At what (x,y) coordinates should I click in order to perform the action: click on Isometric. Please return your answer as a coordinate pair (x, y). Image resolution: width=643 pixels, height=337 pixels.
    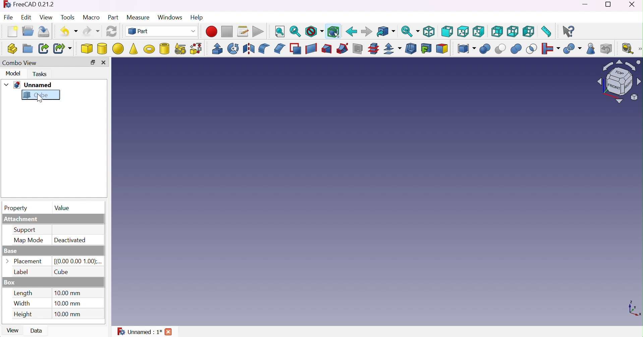
    Looking at the image, I should click on (429, 33).